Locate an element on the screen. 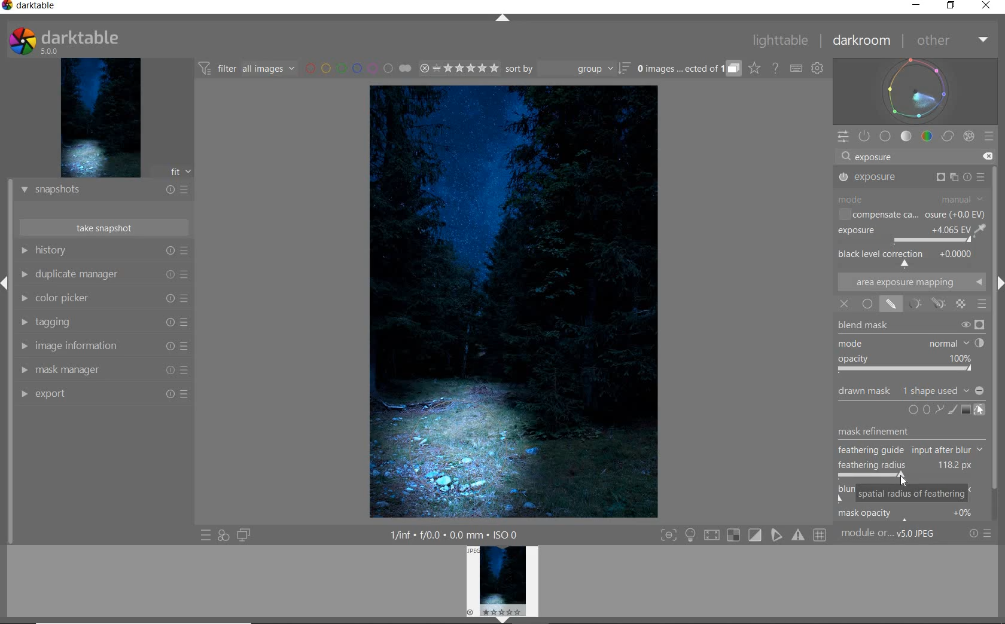 The image size is (1005, 624). EXPOSURE is located at coordinates (913, 177).